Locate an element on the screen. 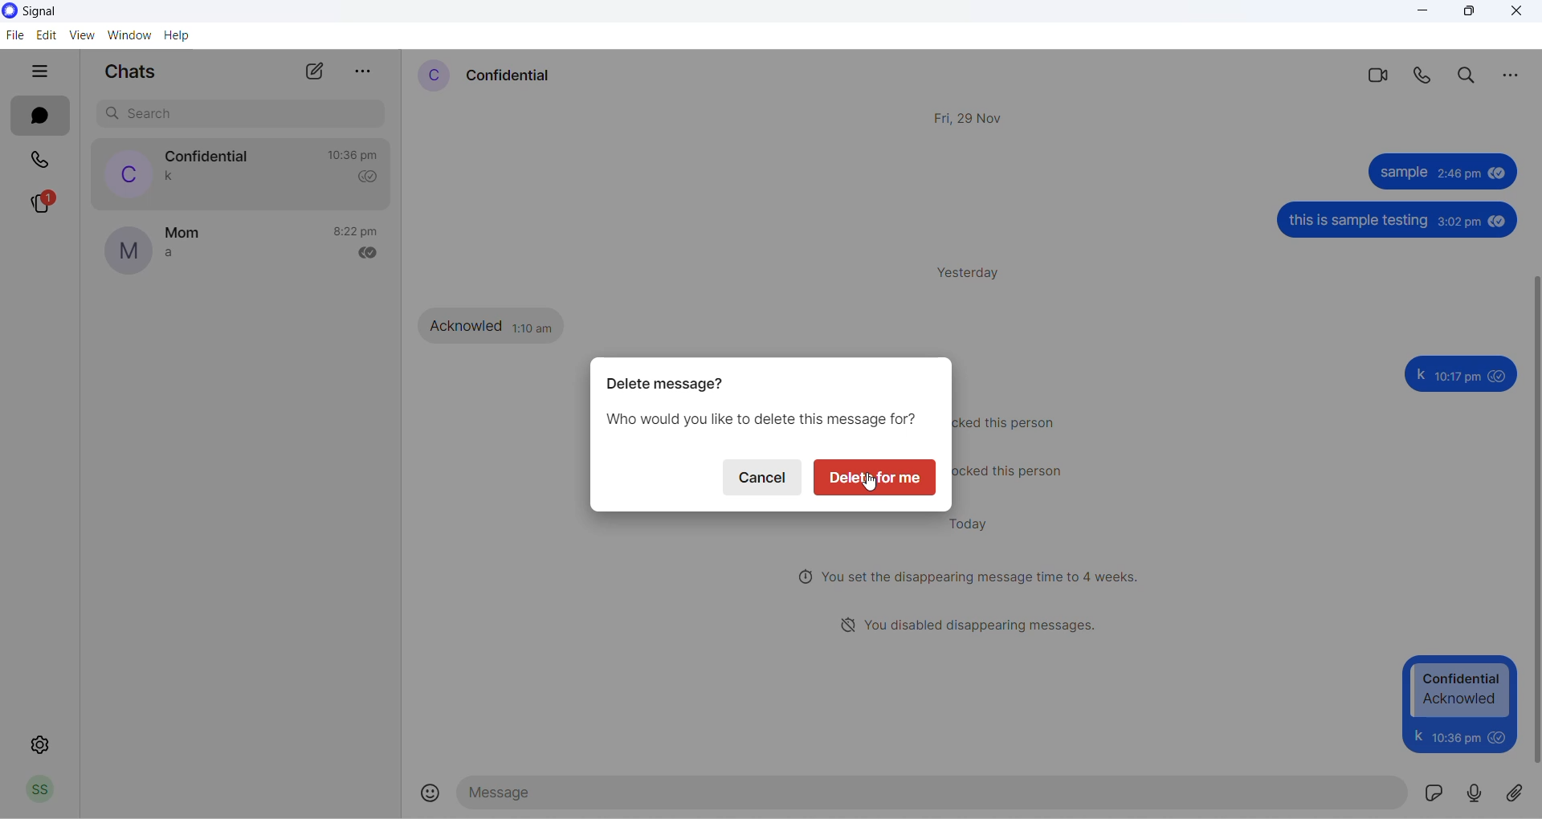  message text area is located at coordinates (932, 793).